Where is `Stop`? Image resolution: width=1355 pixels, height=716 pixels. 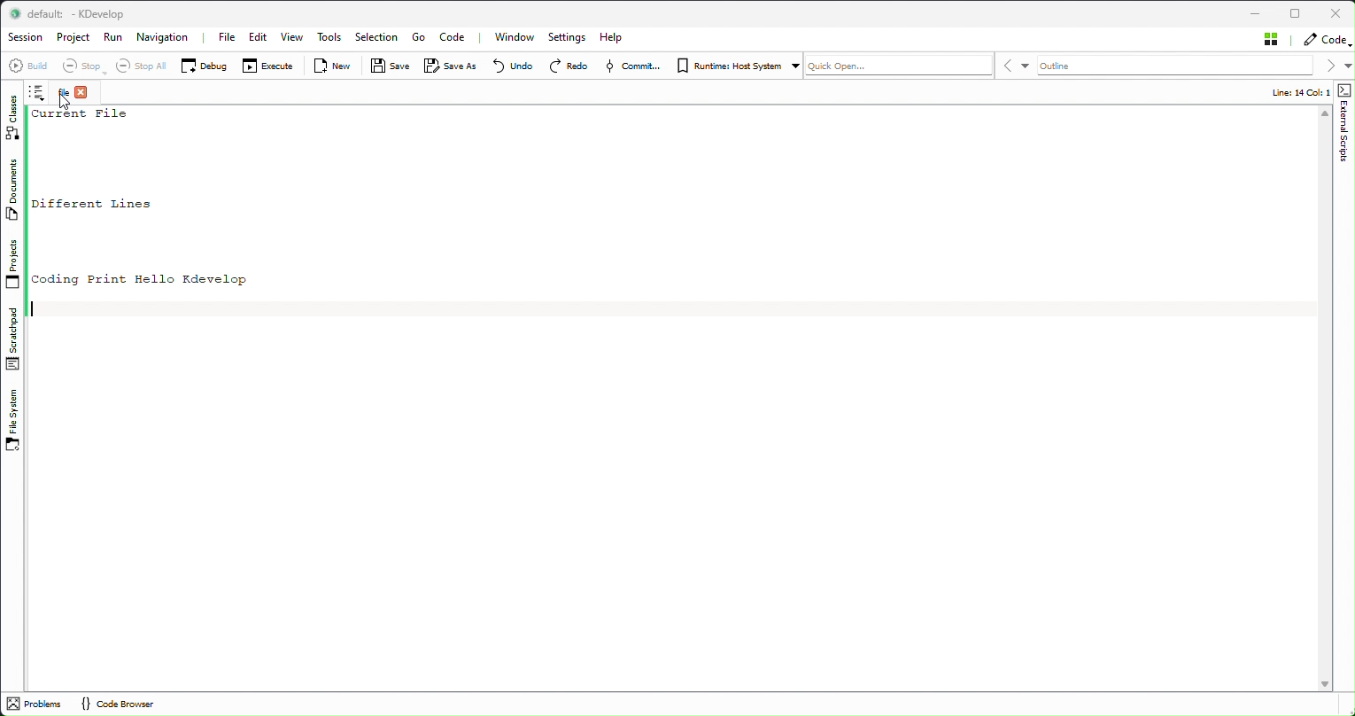
Stop is located at coordinates (82, 67).